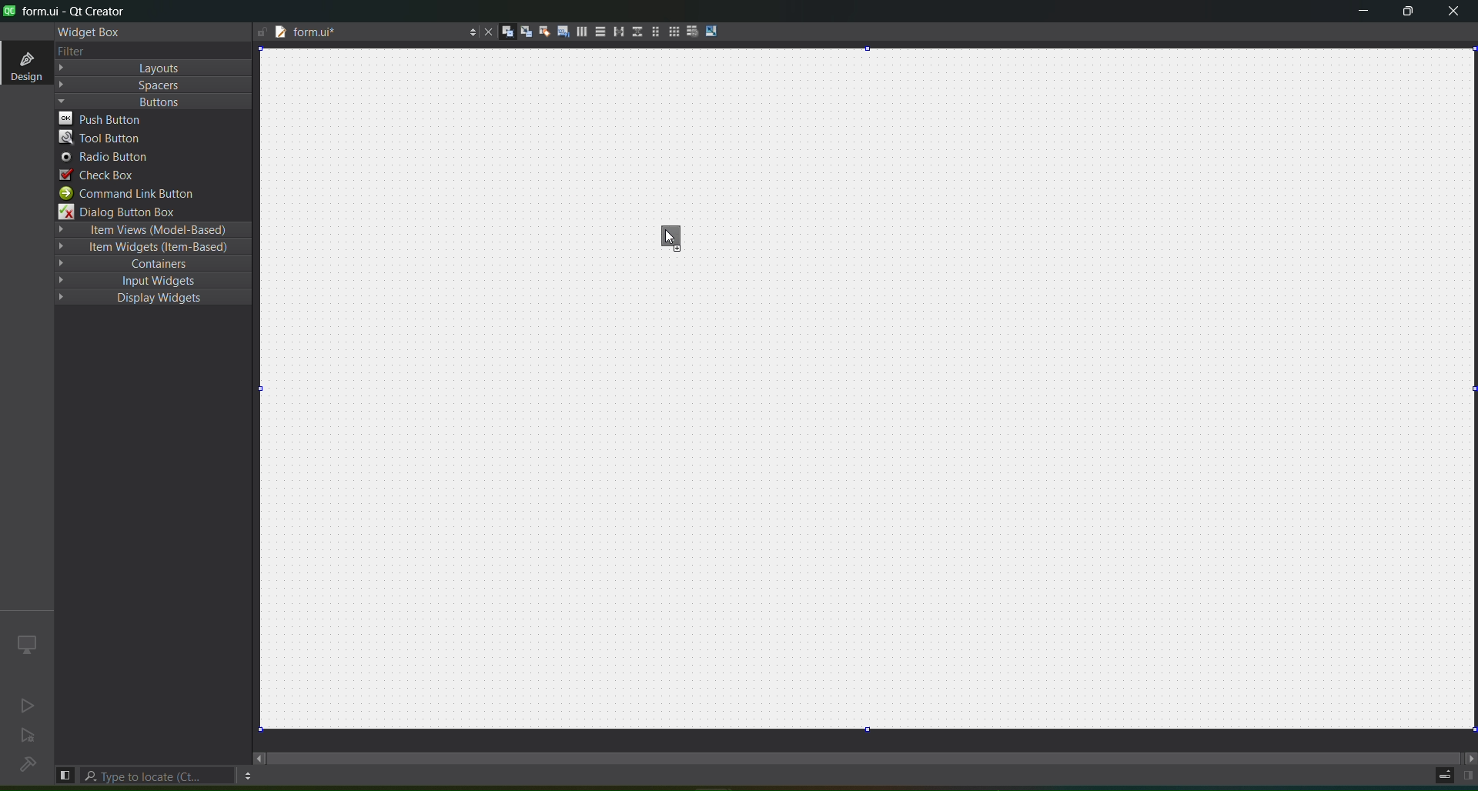 Image resolution: width=1478 pixels, height=791 pixels. Describe the element at coordinates (257, 756) in the screenshot. I see `move left` at that location.